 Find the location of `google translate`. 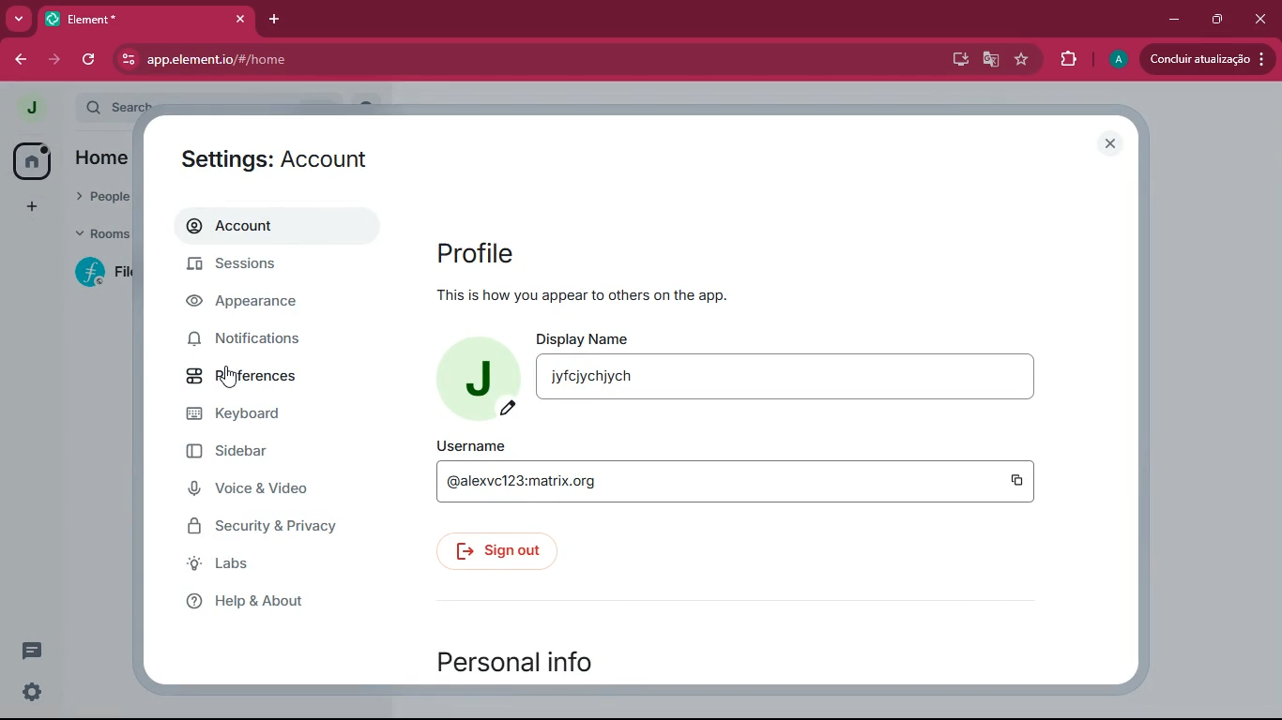

google translate is located at coordinates (991, 59).